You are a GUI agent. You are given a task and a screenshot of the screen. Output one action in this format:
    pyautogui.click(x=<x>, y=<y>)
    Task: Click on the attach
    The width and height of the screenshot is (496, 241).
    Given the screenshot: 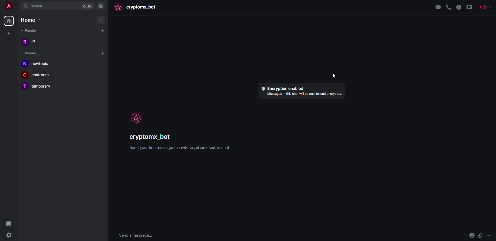 What is the action you would take?
    pyautogui.click(x=480, y=236)
    